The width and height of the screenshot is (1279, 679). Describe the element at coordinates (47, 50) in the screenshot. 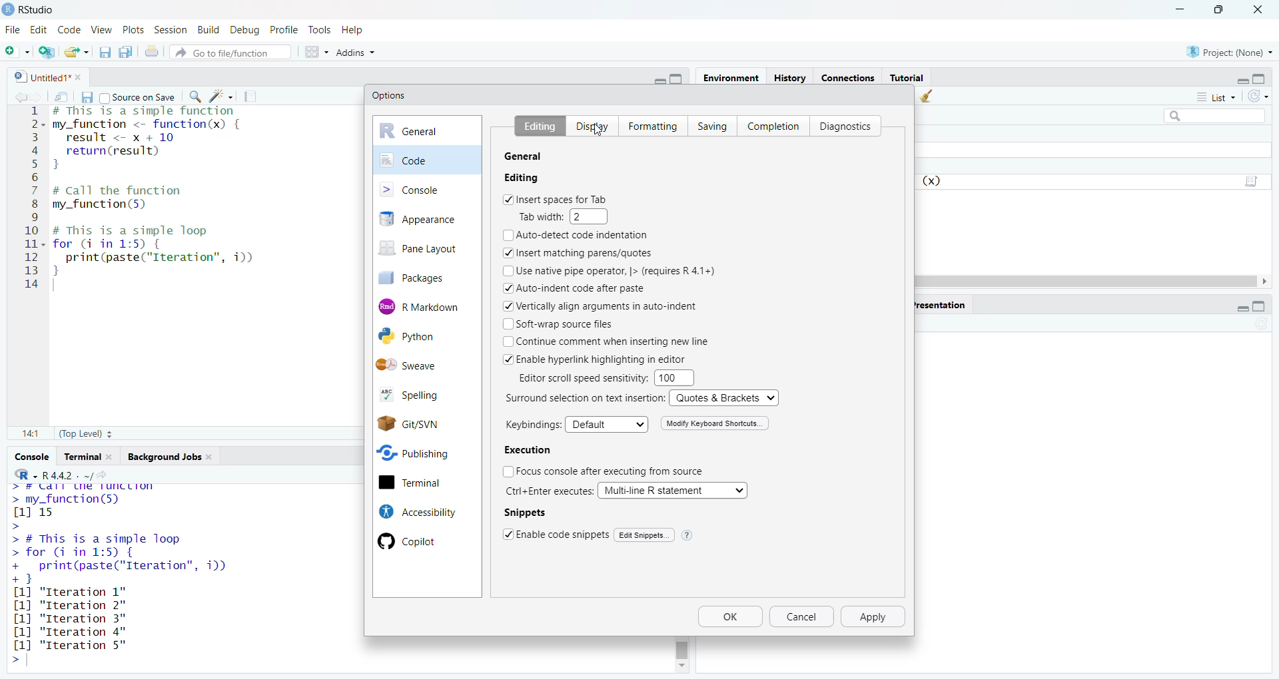

I see `create a project` at that location.